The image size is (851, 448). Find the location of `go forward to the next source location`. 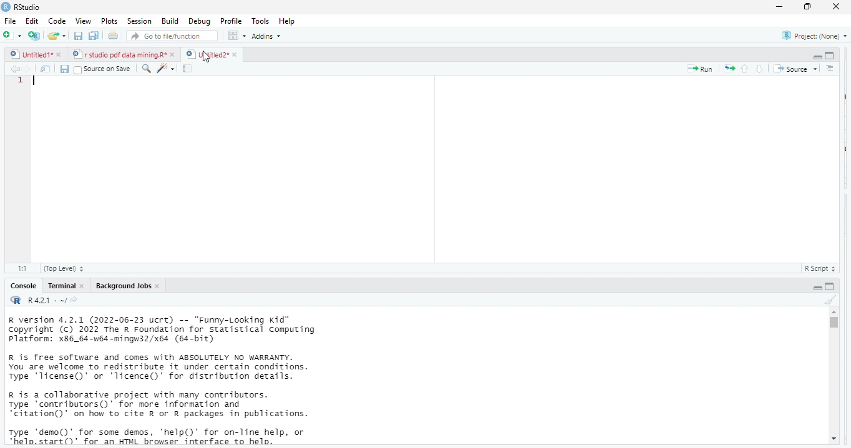

go forward to the next source location is located at coordinates (29, 69).